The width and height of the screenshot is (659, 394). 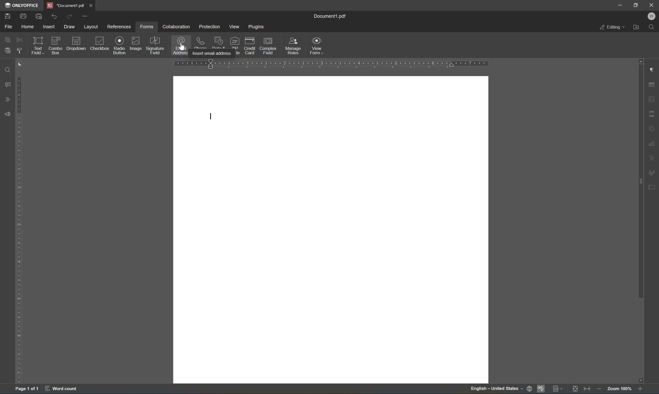 What do you see at coordinates (636, 6) in the screenshot?
I see `restore down` at bounding box center [636, 6].